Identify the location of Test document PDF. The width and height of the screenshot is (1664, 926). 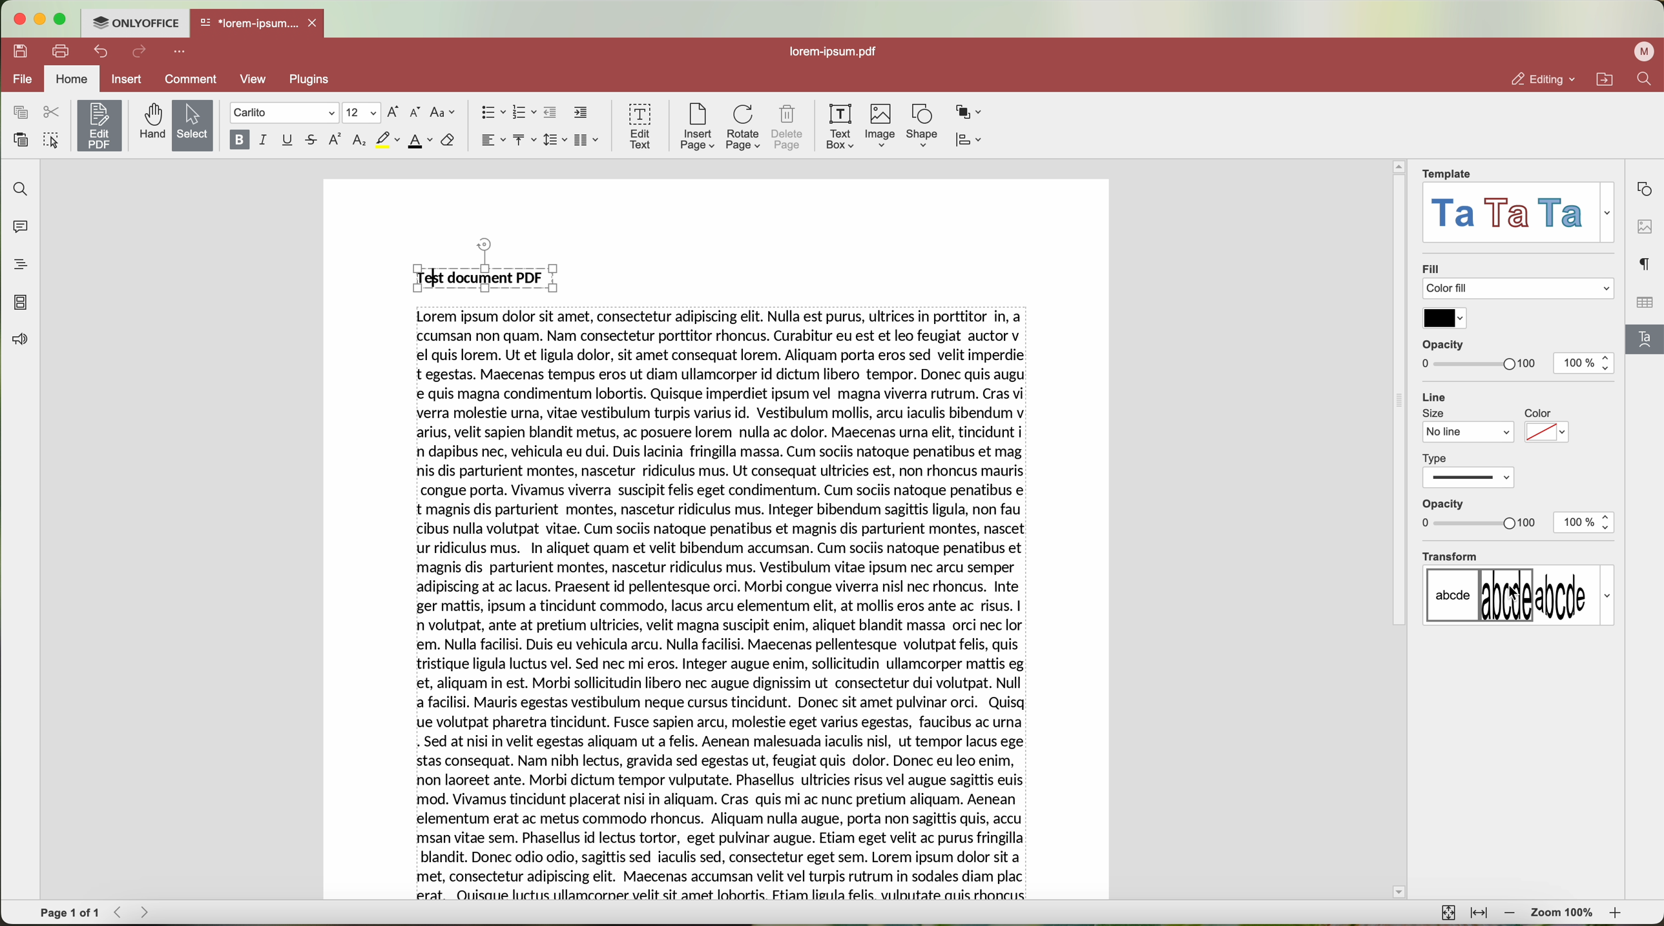
(490, 265).